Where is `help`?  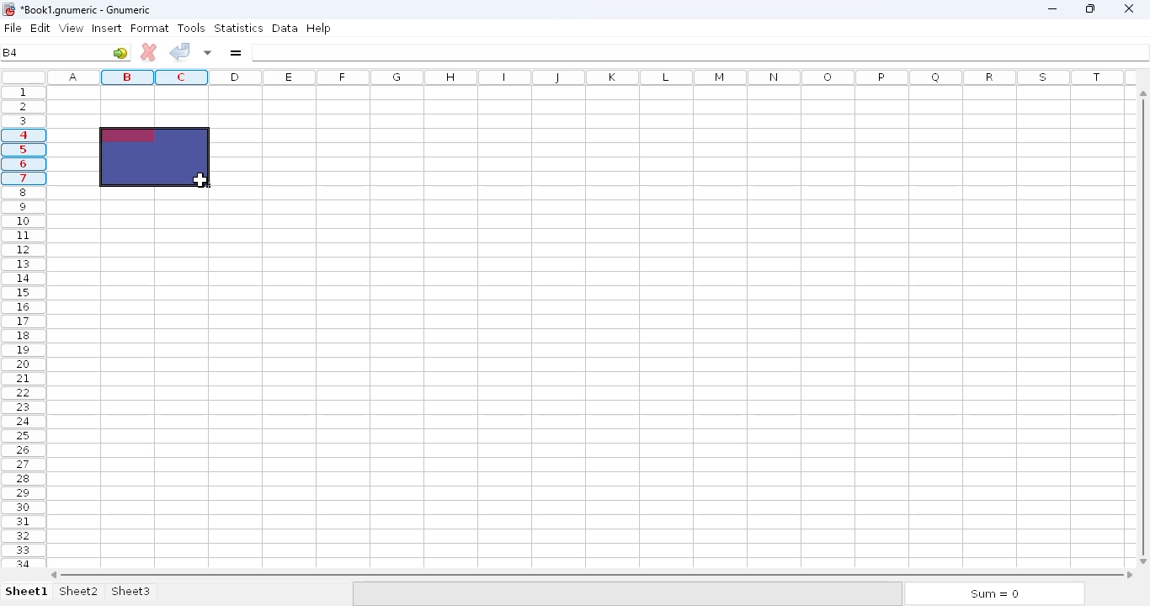
help is located at coordinates (318, 29).